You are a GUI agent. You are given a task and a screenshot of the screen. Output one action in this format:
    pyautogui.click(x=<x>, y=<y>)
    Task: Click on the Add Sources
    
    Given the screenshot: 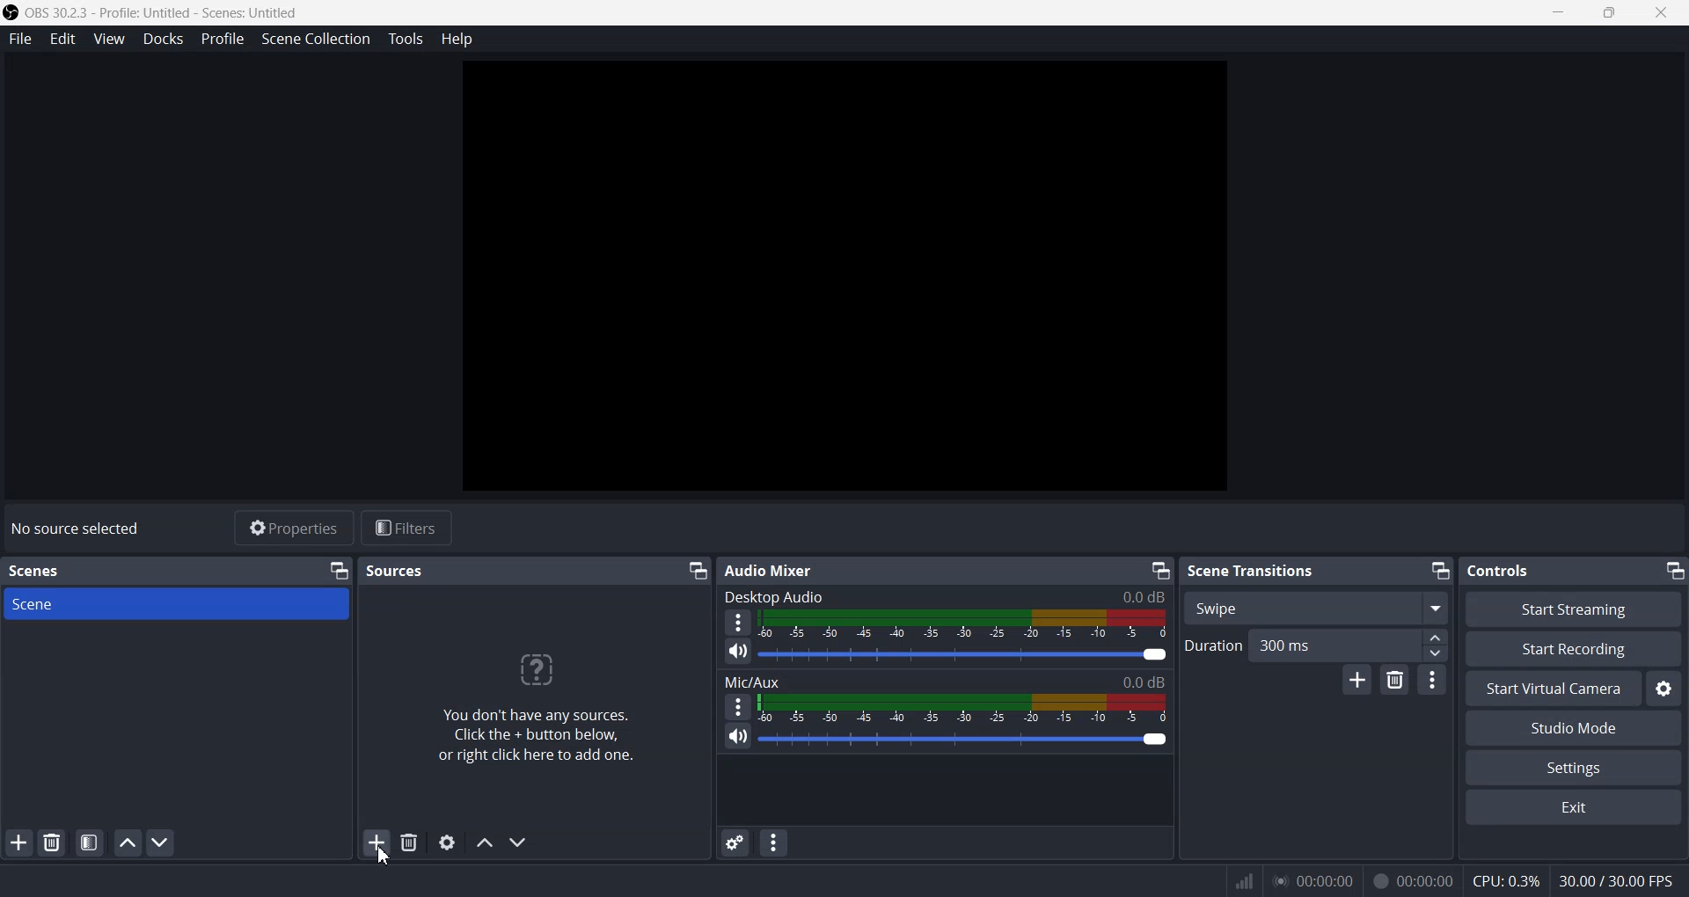 What is the action you would take?
    pyautogui.click(x=377, y=842)
    